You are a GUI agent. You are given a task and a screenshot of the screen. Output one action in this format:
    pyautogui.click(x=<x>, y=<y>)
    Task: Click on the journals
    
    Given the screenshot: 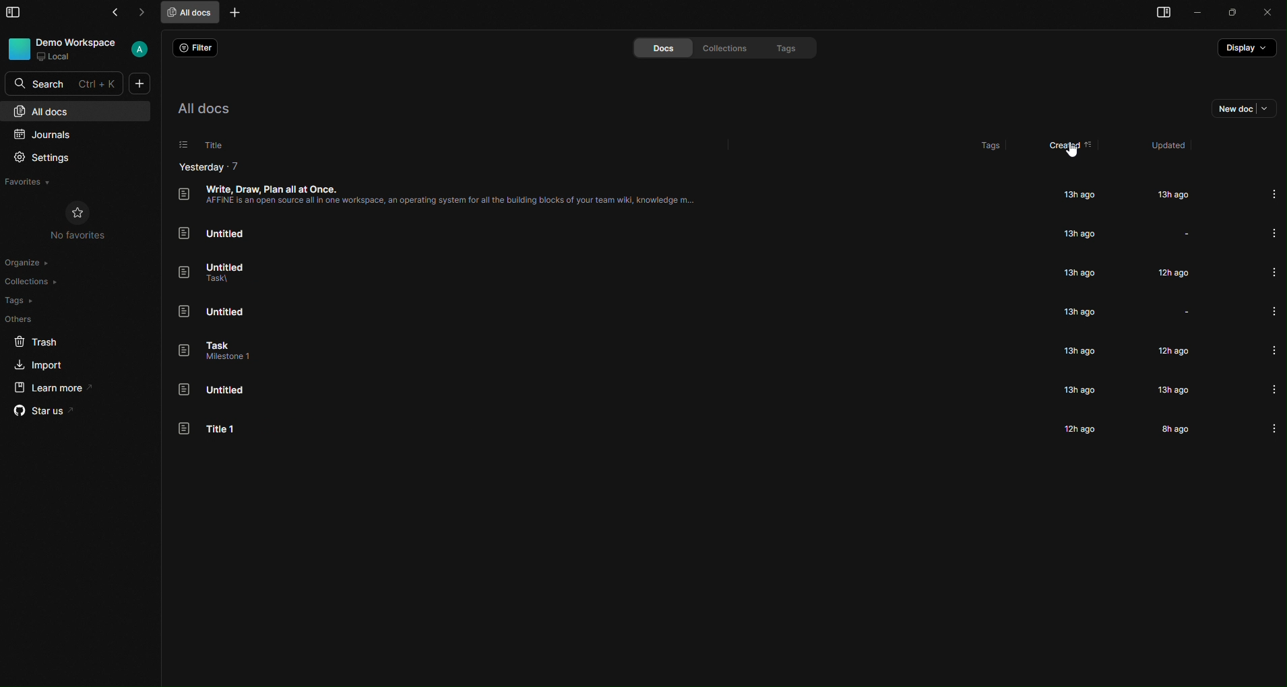 What is the action you would take?
    pyautogui.click(x=48, y=133)
    